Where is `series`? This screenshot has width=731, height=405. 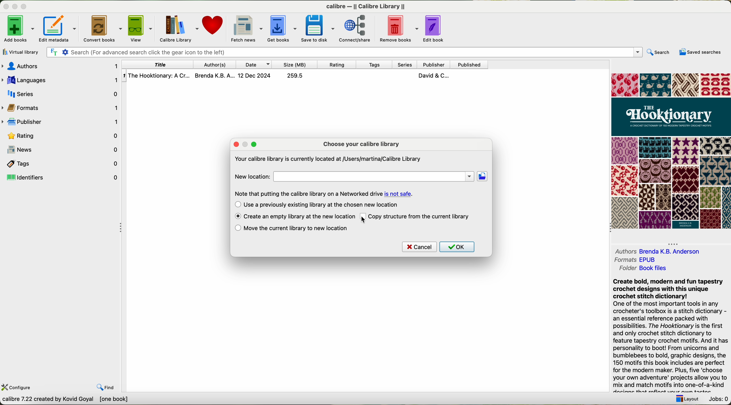
series is located at coordinates (404, 64).